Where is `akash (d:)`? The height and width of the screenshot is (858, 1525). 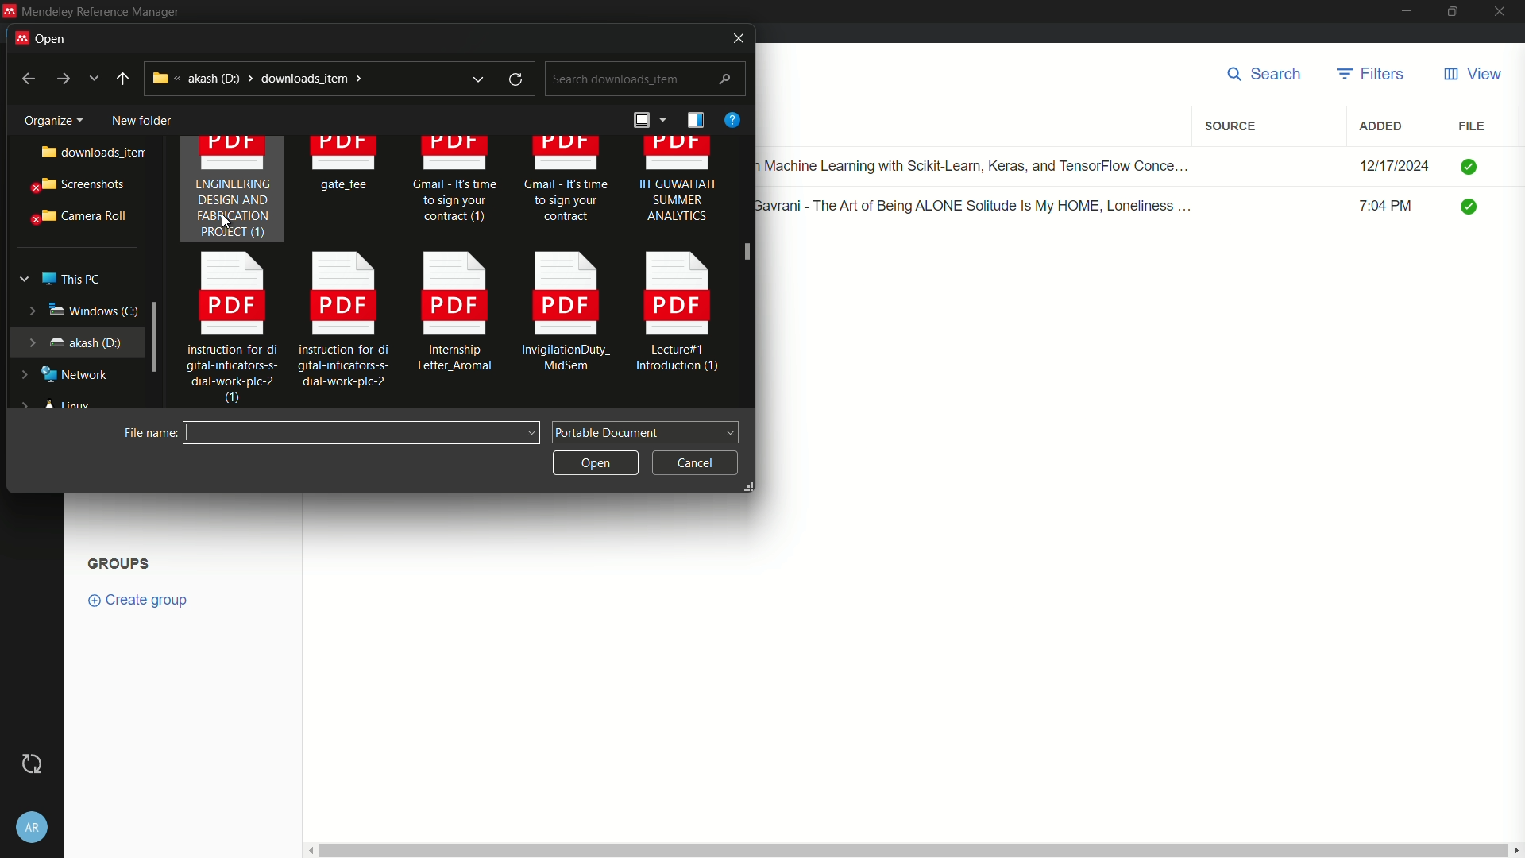 akash (d:) is located at coordinates (74, 341).